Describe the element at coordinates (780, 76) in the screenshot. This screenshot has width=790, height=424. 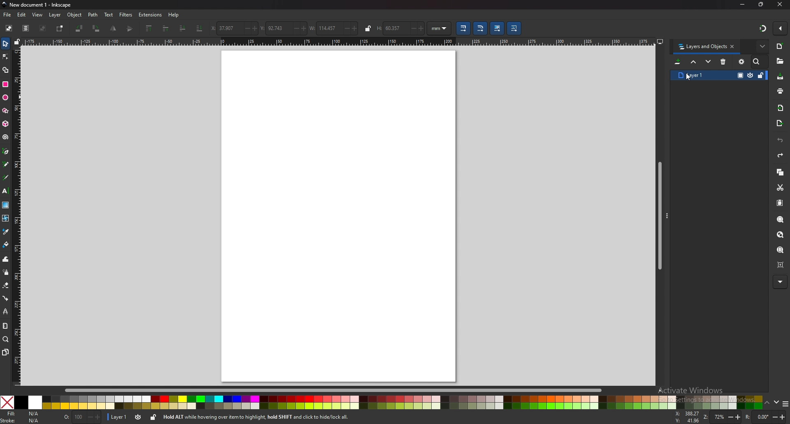
I see `save` at that location.